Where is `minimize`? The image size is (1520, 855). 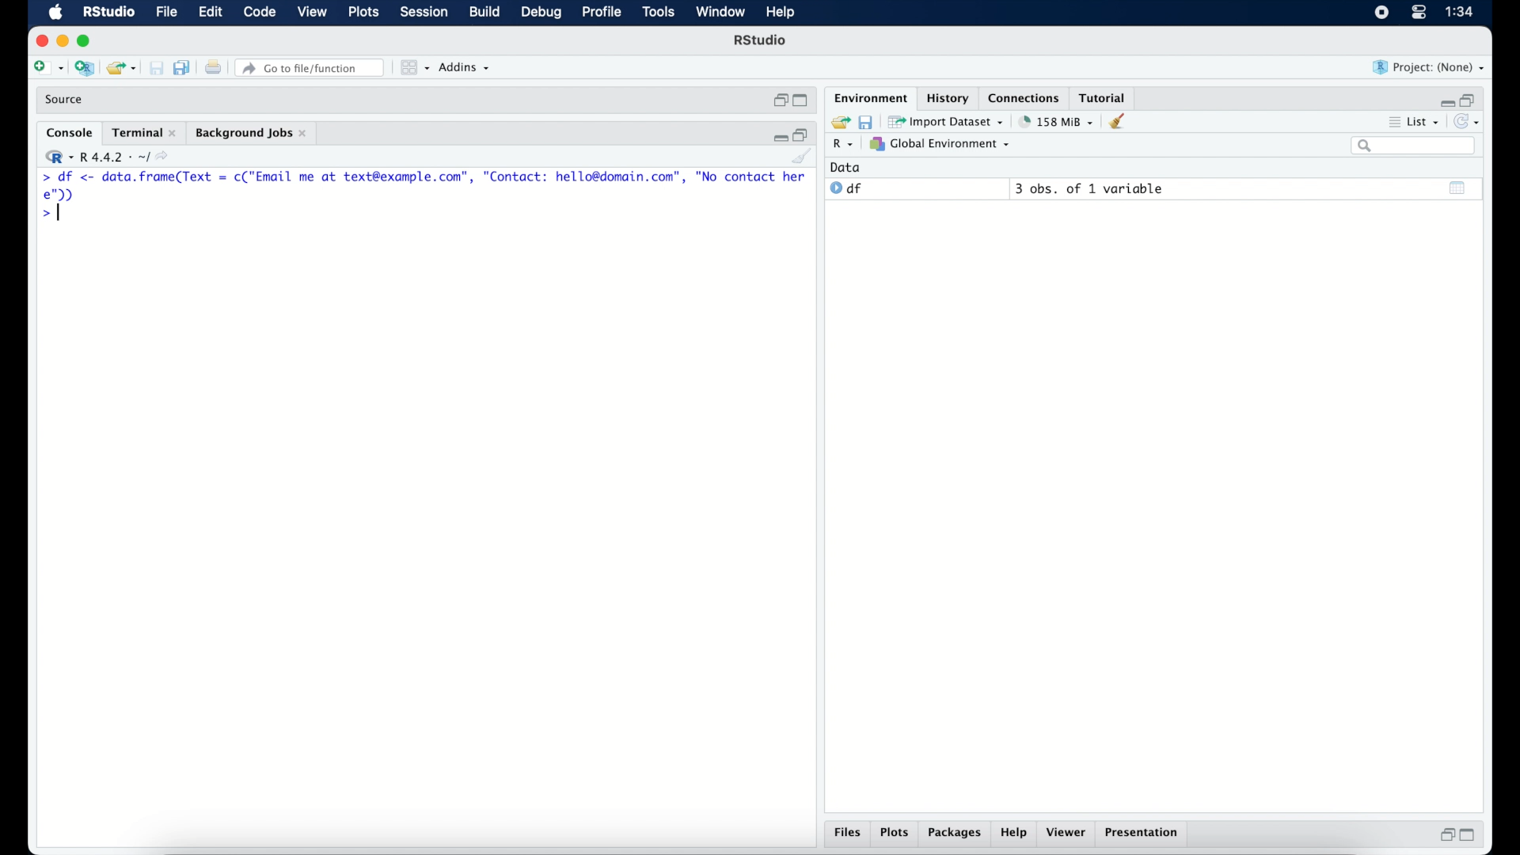
minimize is located at coordinates (778, 137).